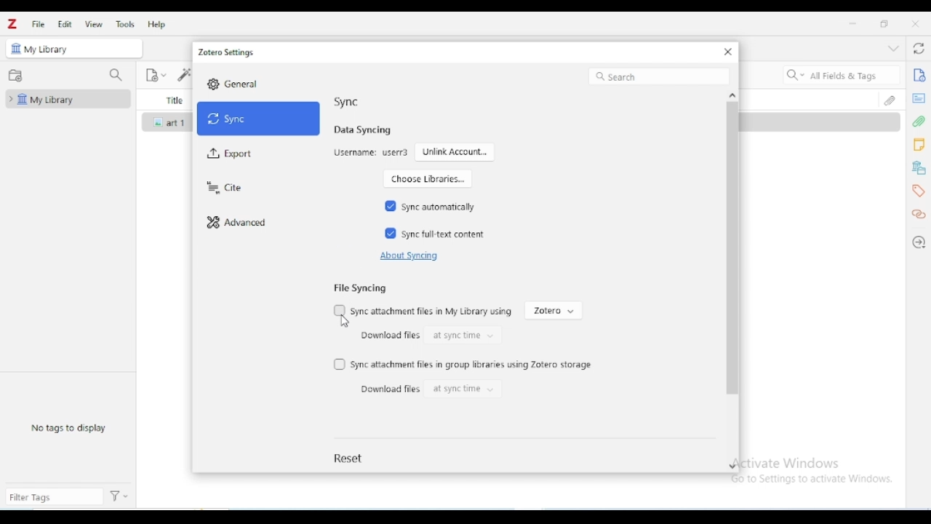 The image size is (931, 524). Describe the element at coordinates (919, 242) in the screenshot. I see `locate` at that location.